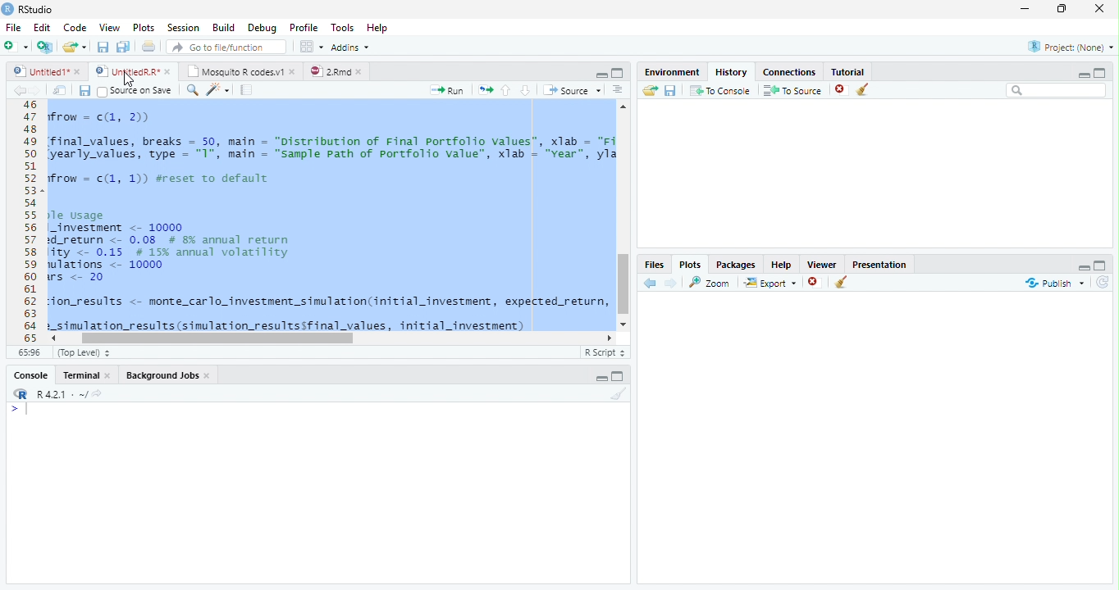  I want to click on Console, so click(317, 492).